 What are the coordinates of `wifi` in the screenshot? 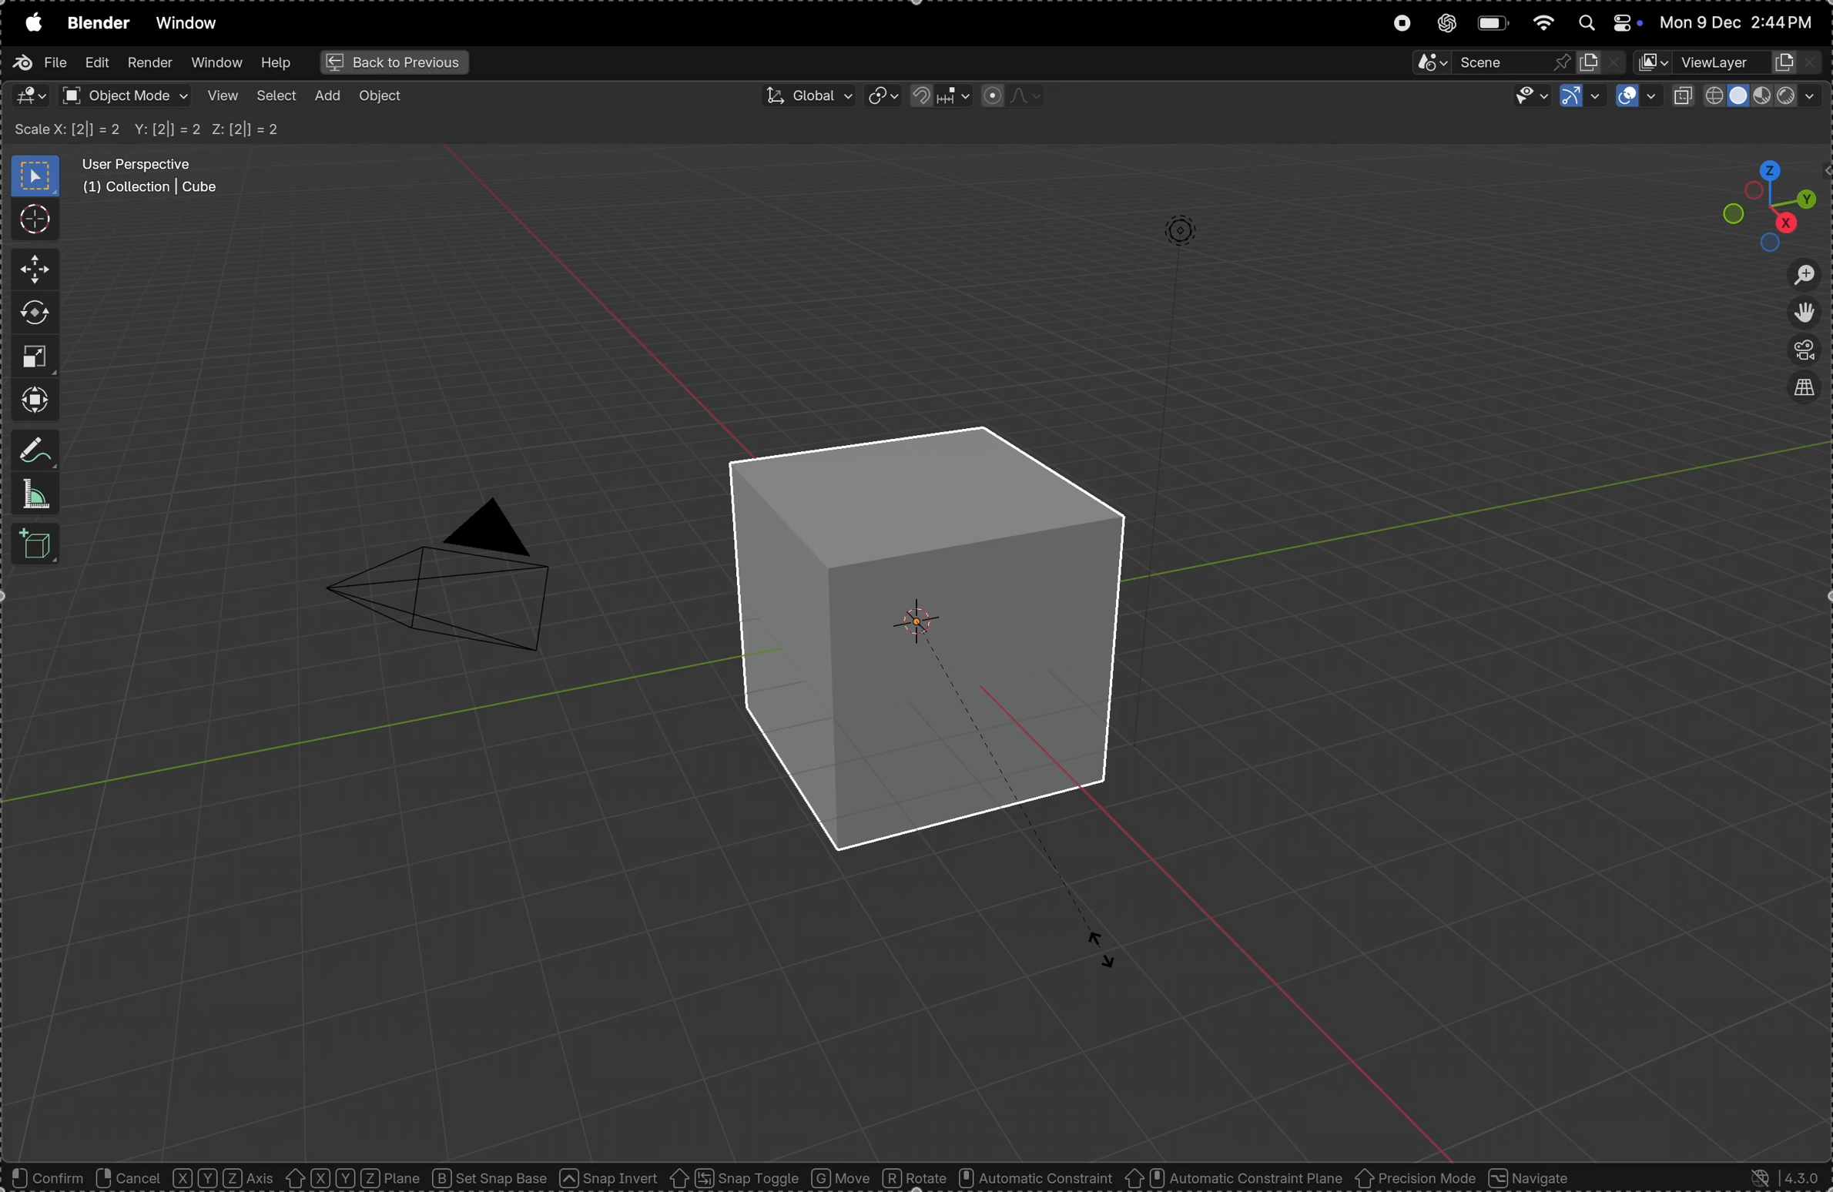 It's located at (1543, 22).